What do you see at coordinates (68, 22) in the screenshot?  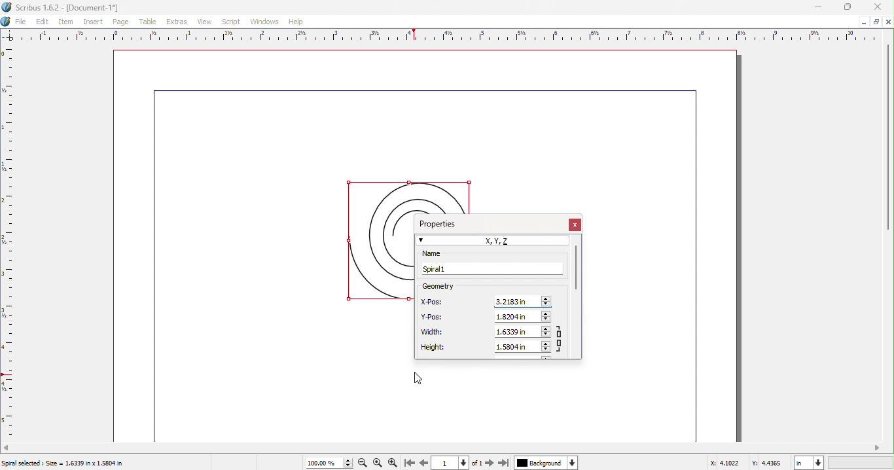 I see `Item` at bounding box center [68, 22].